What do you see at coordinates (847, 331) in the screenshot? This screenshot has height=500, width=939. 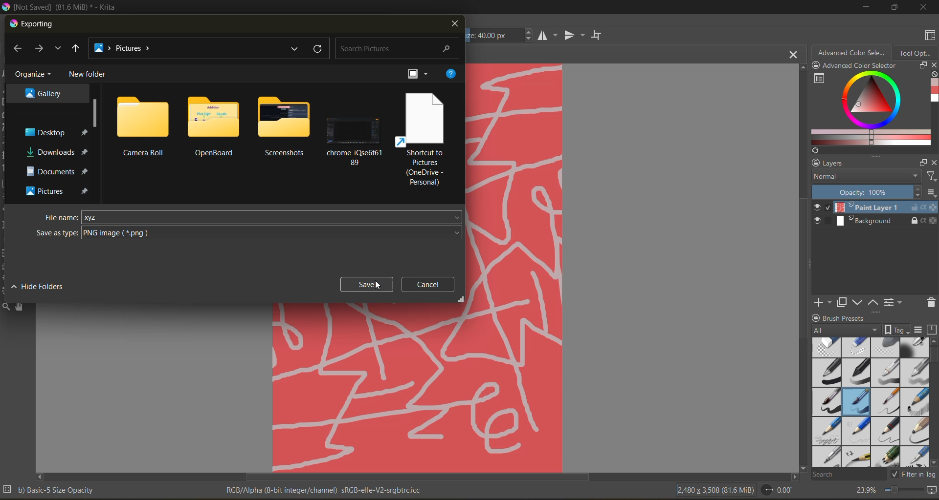 I see `tag` at bounding box center [847, 331].